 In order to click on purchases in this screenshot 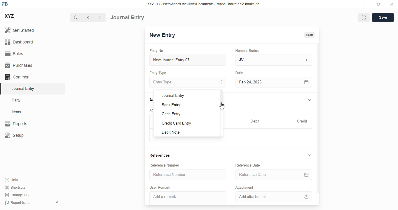, I will do `click(19, 65)`.